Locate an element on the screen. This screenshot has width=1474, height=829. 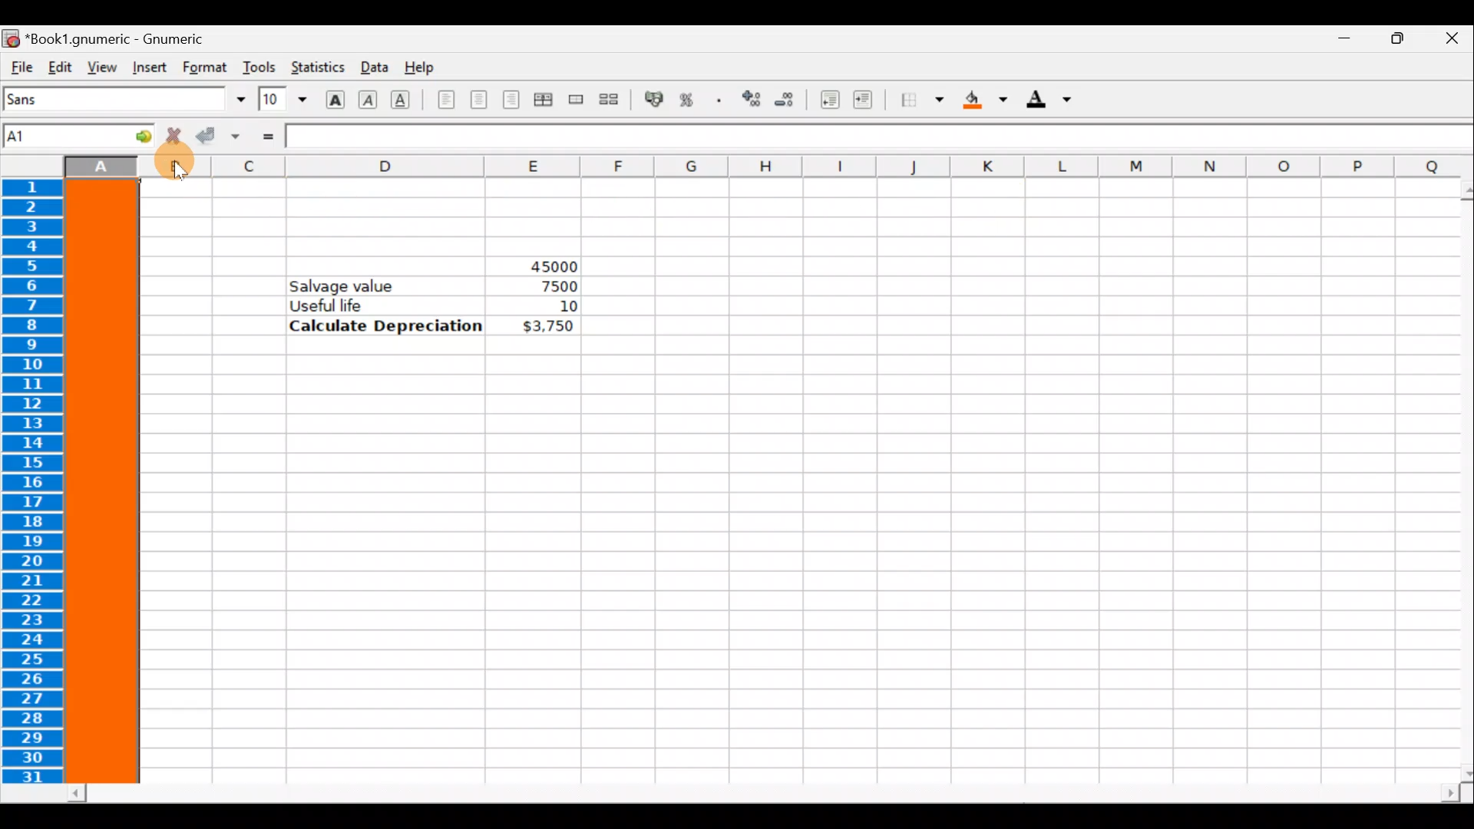
Cells is located at coordinates (768, 576).